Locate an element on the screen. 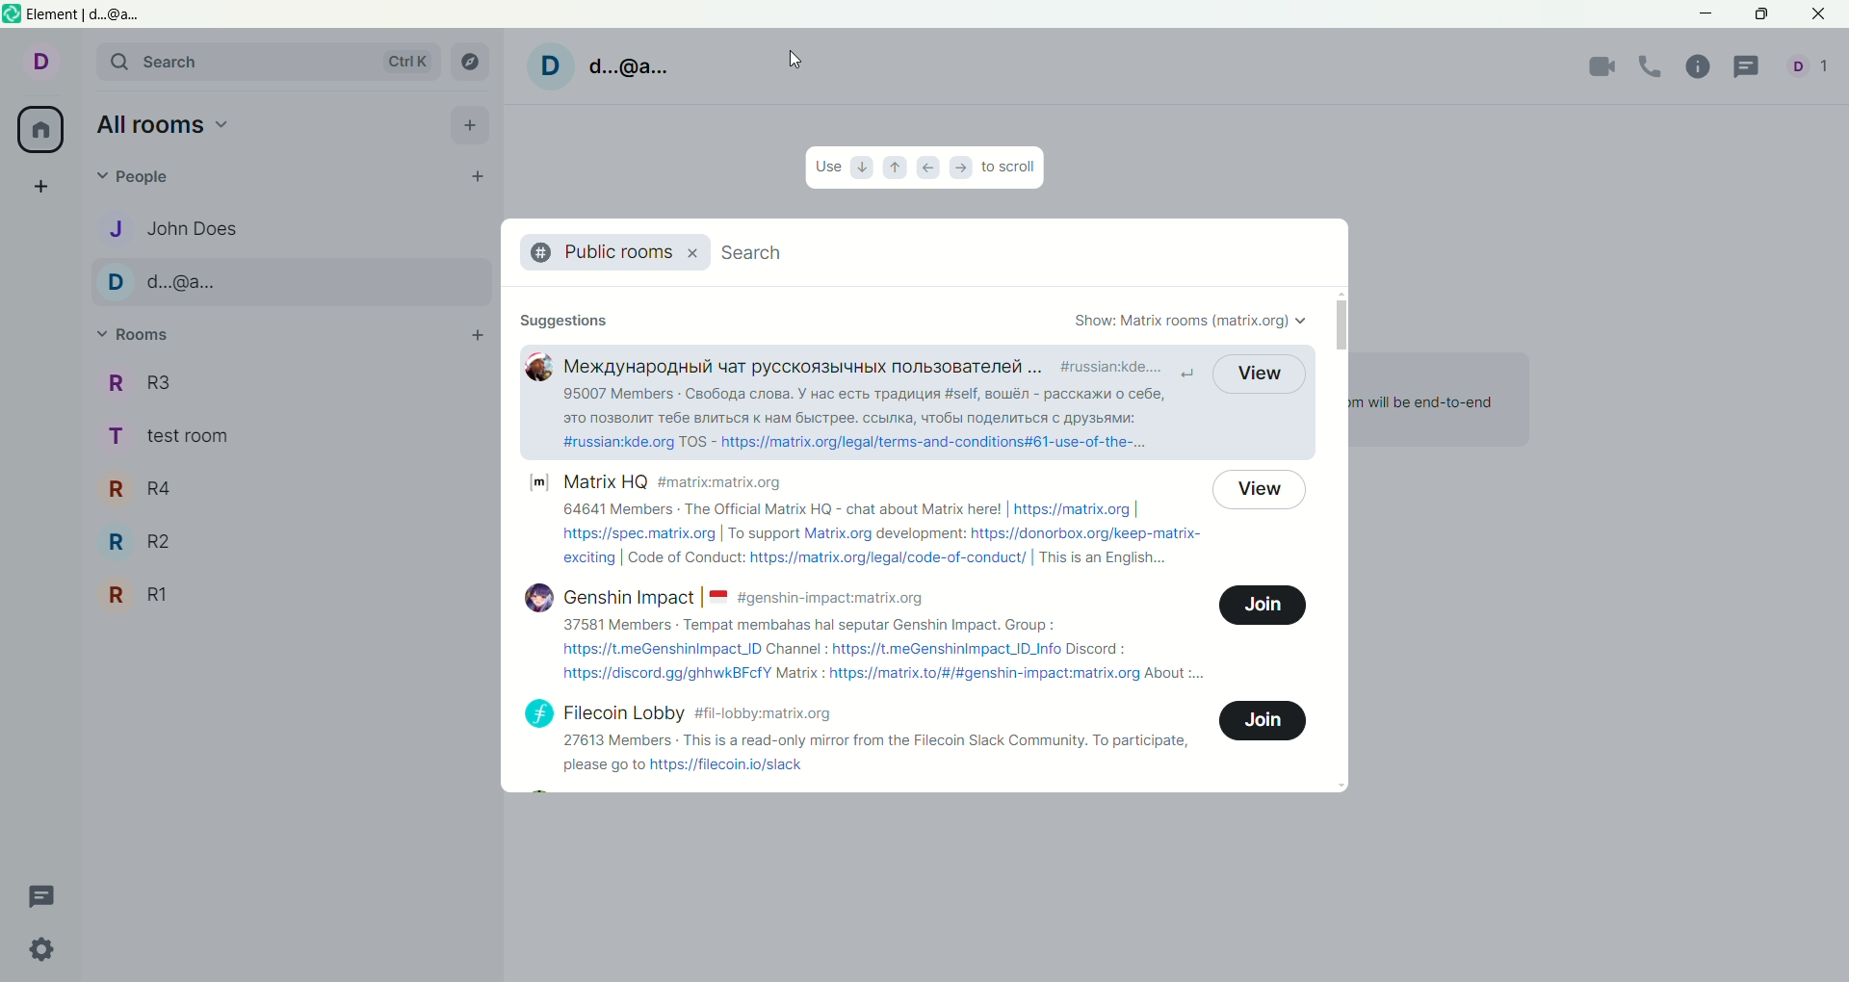 The height and width of the screenshot is (982, 1849). Genshin Impact room picture is located at coordinates (539, 598).